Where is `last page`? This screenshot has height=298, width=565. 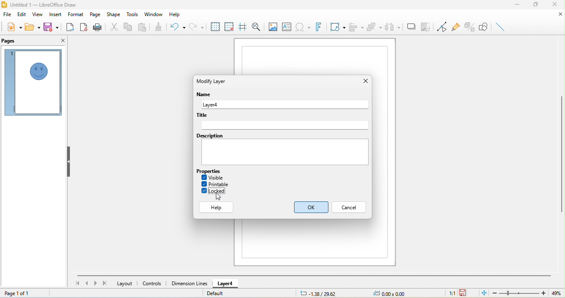
last page is located at coordinates (104, 283).